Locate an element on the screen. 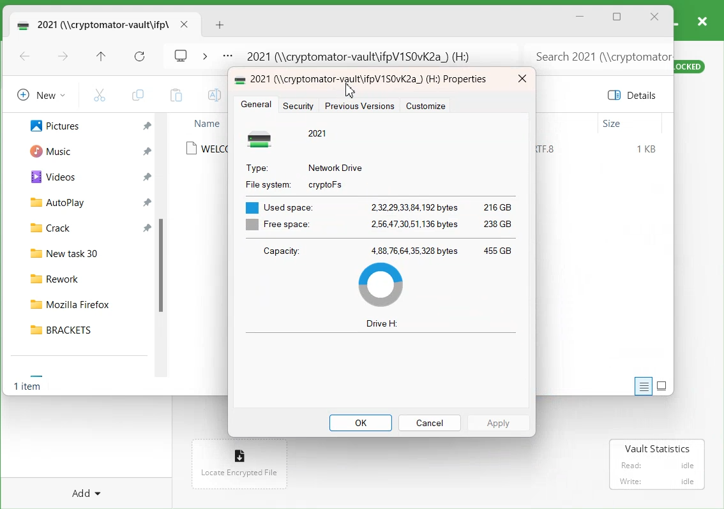 This screenshot has height=509, width=724. Pin a file is located at coordinates (148, 177).